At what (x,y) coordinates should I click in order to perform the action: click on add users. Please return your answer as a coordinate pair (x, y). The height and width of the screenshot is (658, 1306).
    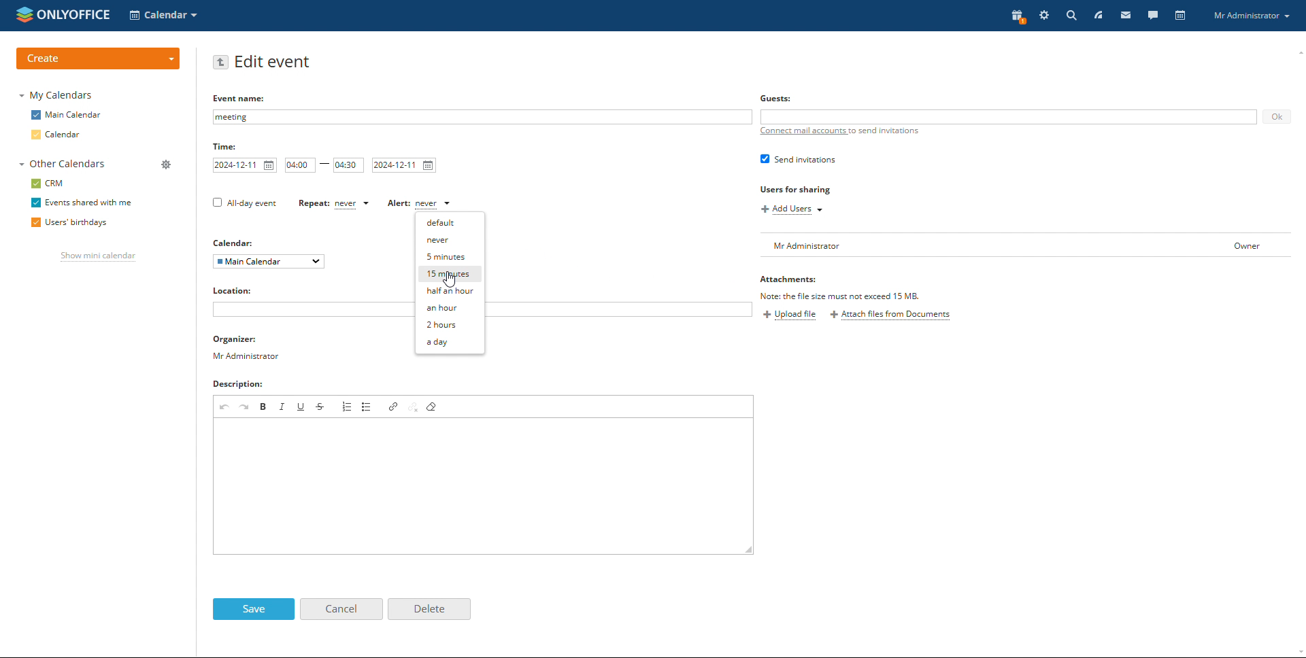
    Looking at the image, I should click on (790, 210).